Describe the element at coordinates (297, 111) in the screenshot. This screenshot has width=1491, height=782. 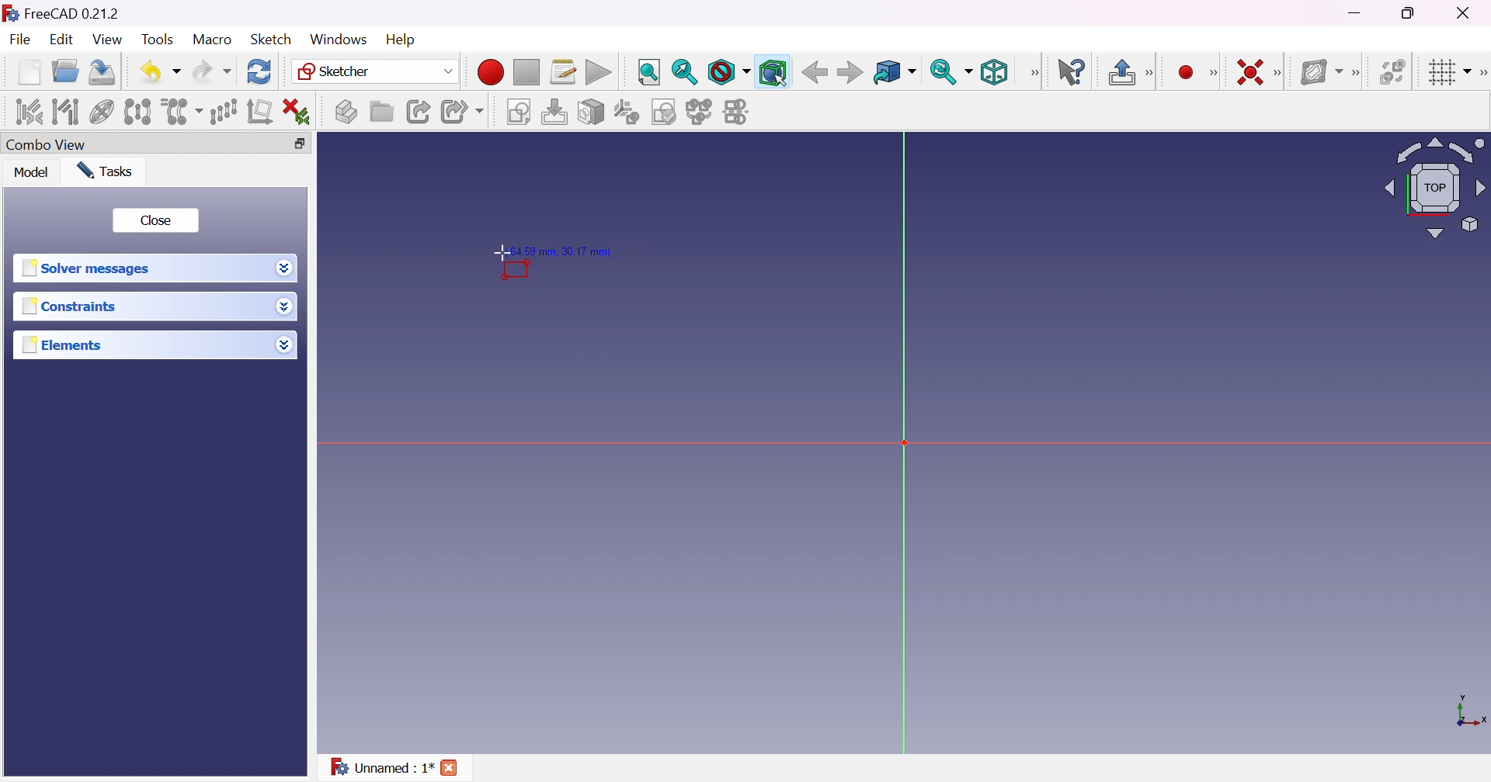
I see `Delete all constraints` at that location.